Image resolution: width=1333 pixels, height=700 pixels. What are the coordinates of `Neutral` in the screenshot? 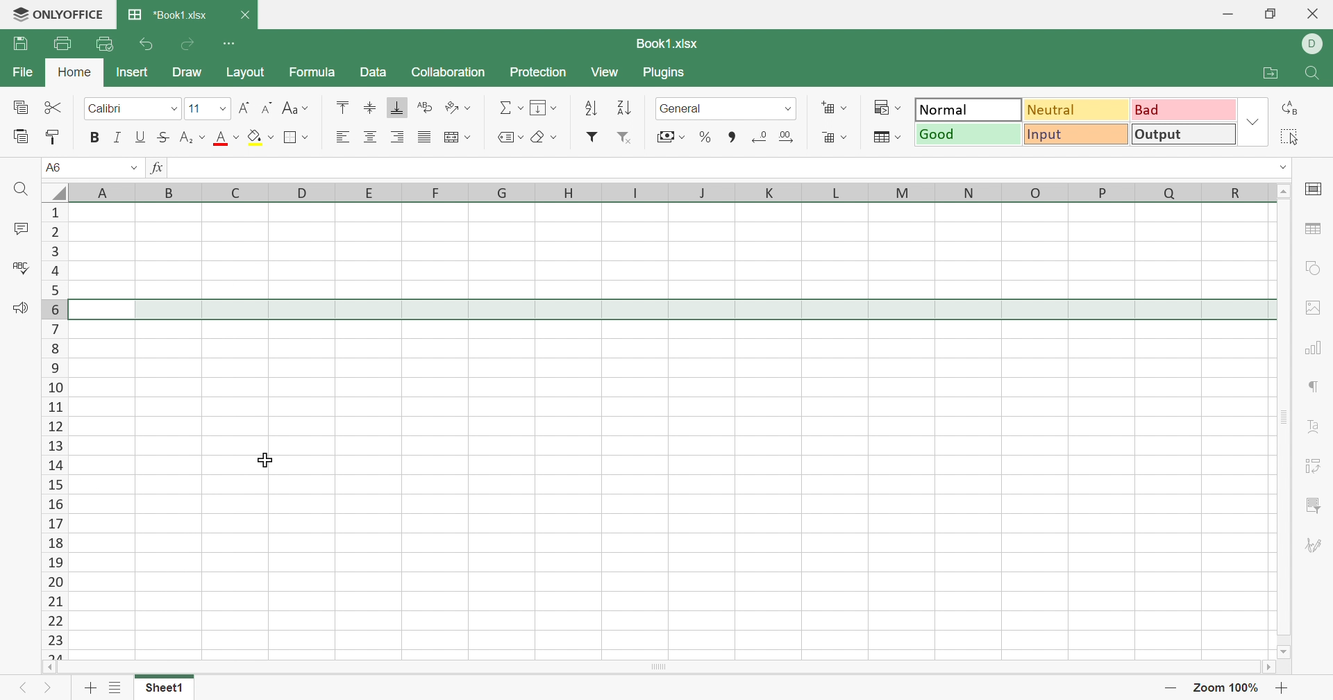 It's located at (1077, 110).